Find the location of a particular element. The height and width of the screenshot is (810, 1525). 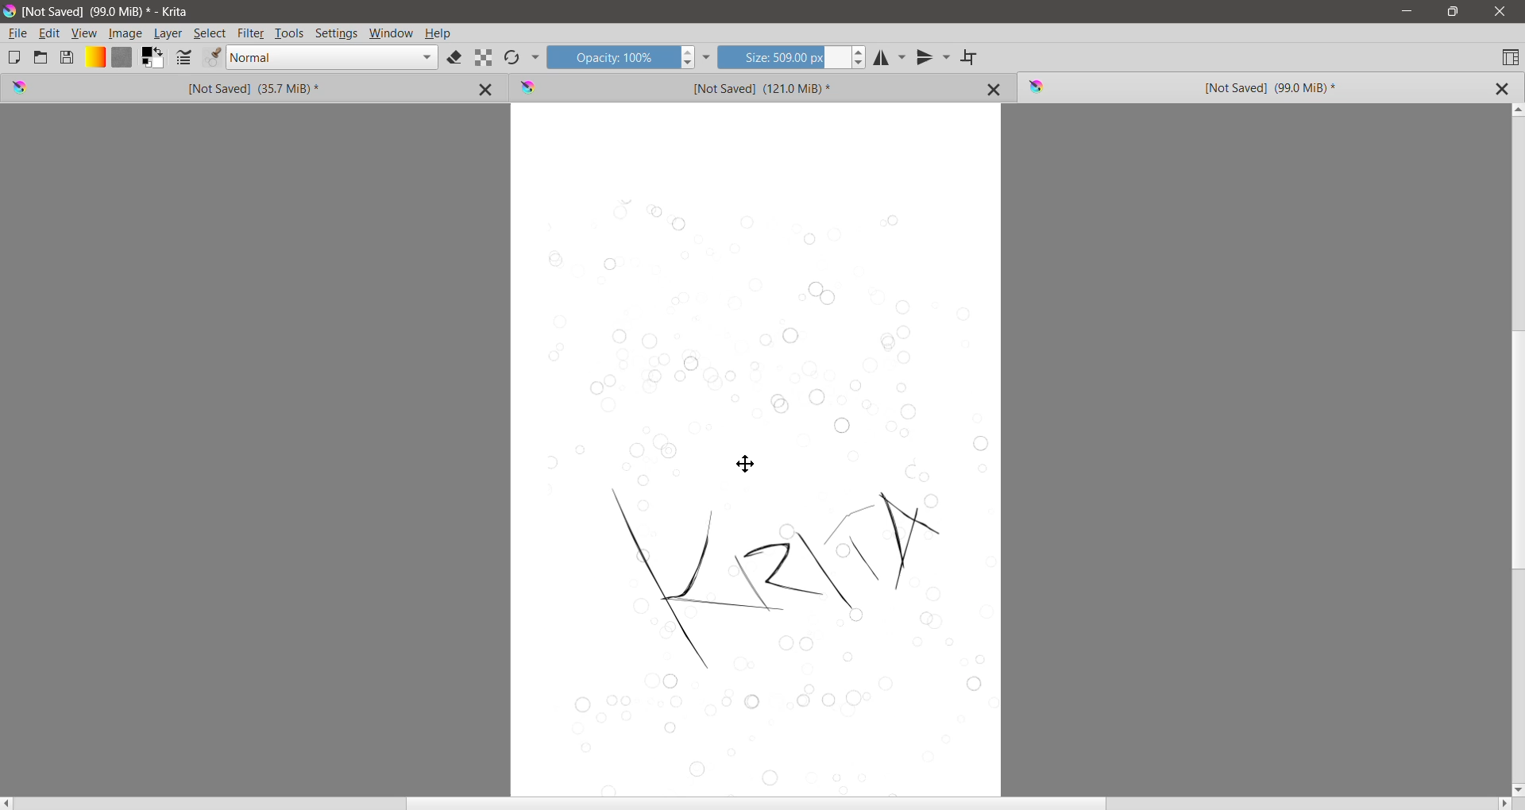

Choose Workspace is located at coordinates (1510, 56).